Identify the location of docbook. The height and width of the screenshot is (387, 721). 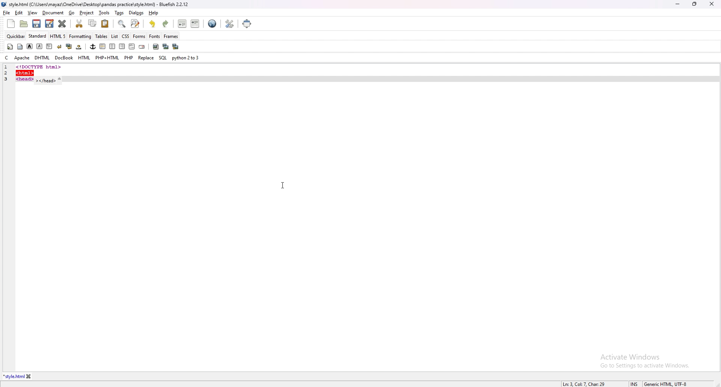
(64, 58).